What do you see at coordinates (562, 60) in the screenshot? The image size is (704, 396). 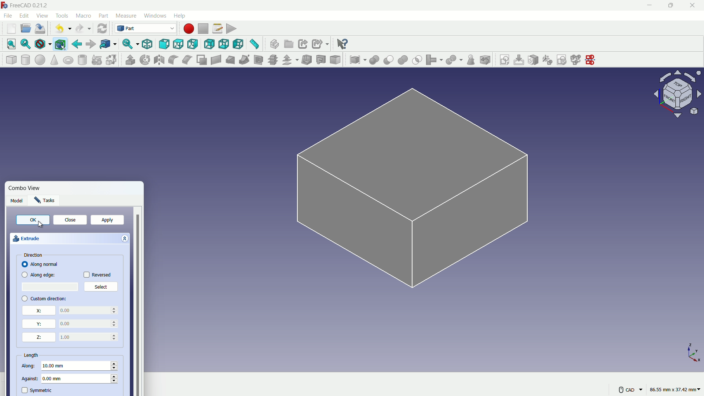 I see `validate sketch` at bounding box center [562, 60].